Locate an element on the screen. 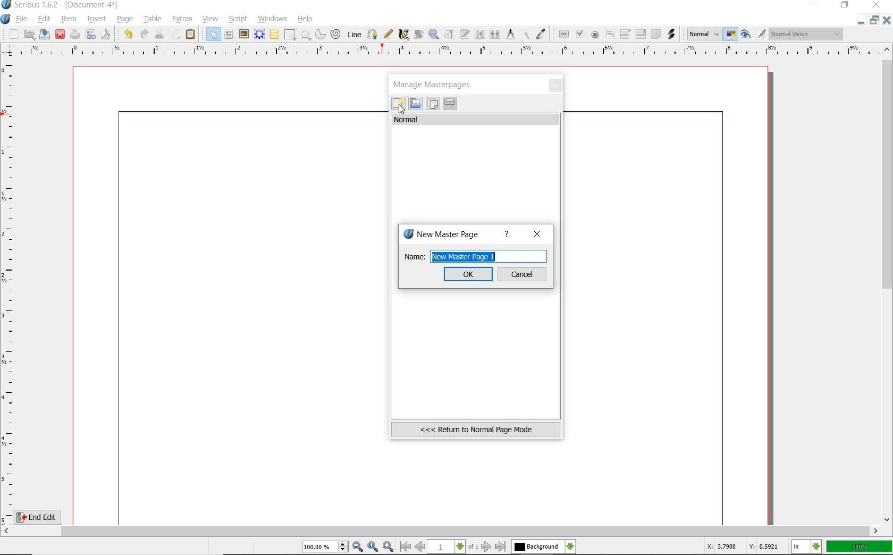 This screenshot has height=555, width=893. Cursor is located at coordinates (401, 109).